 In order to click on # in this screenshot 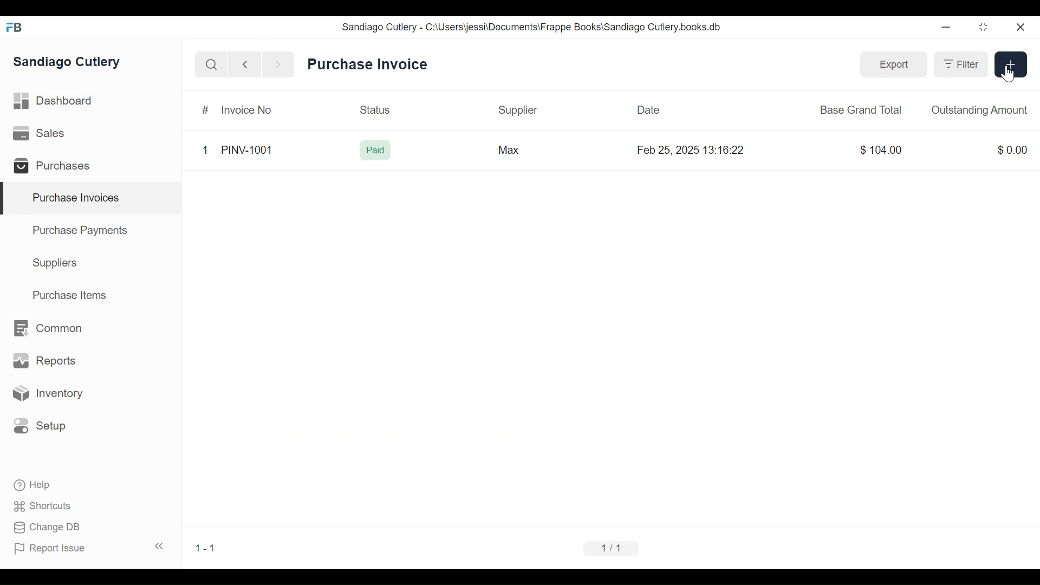, I will do `click(207, 110)`.